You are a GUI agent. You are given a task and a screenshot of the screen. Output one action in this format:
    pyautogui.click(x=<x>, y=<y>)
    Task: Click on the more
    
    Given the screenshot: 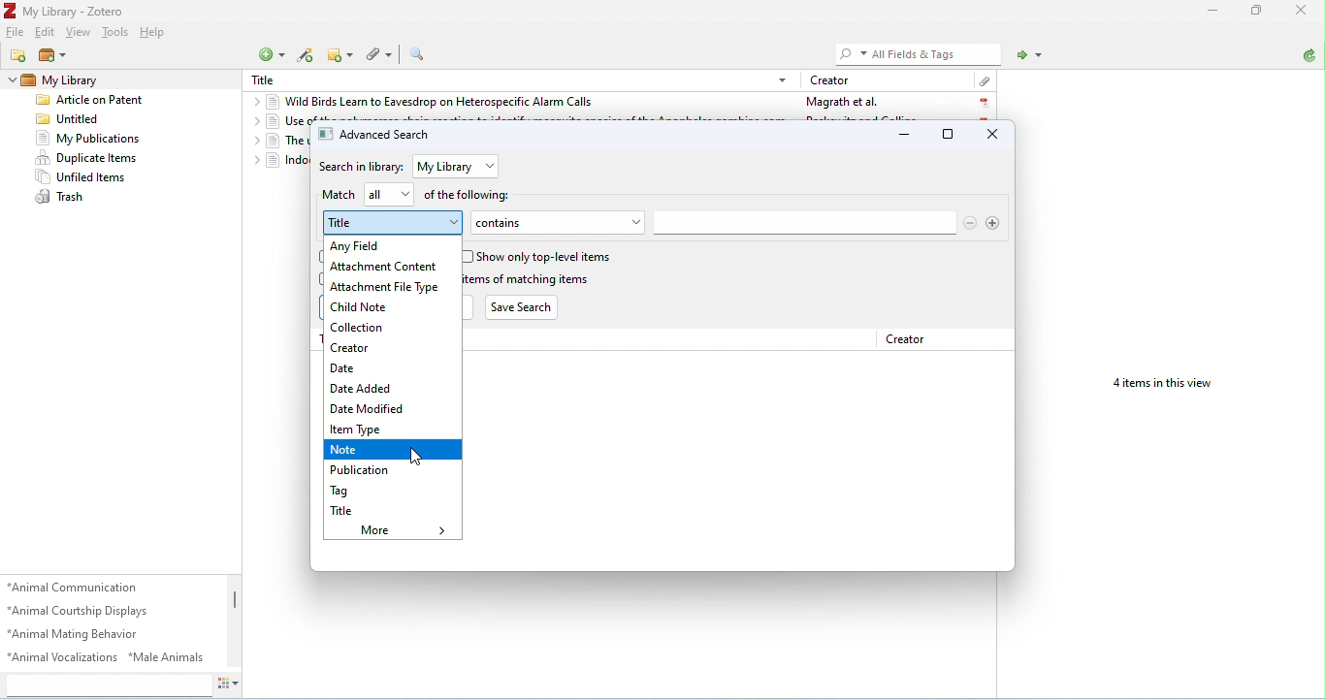 What is the action you would take?
    pyautogui.click(x=406, y=529)
    